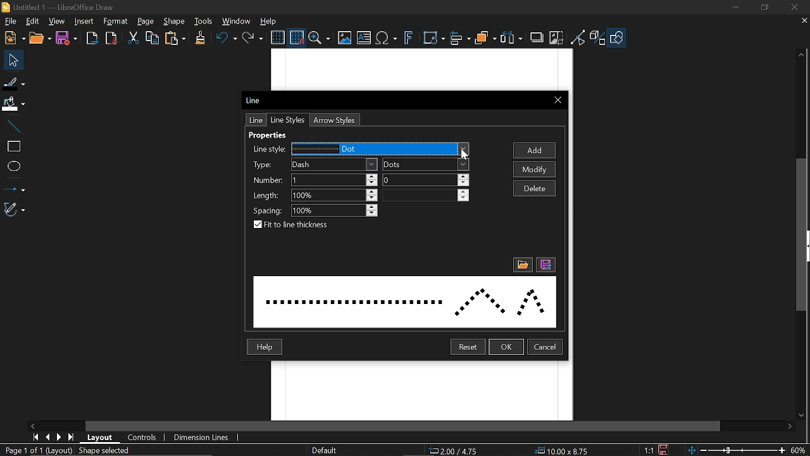  Describe the element at coordinates (11, 60) in the screenshot. I see `Move` at that location.